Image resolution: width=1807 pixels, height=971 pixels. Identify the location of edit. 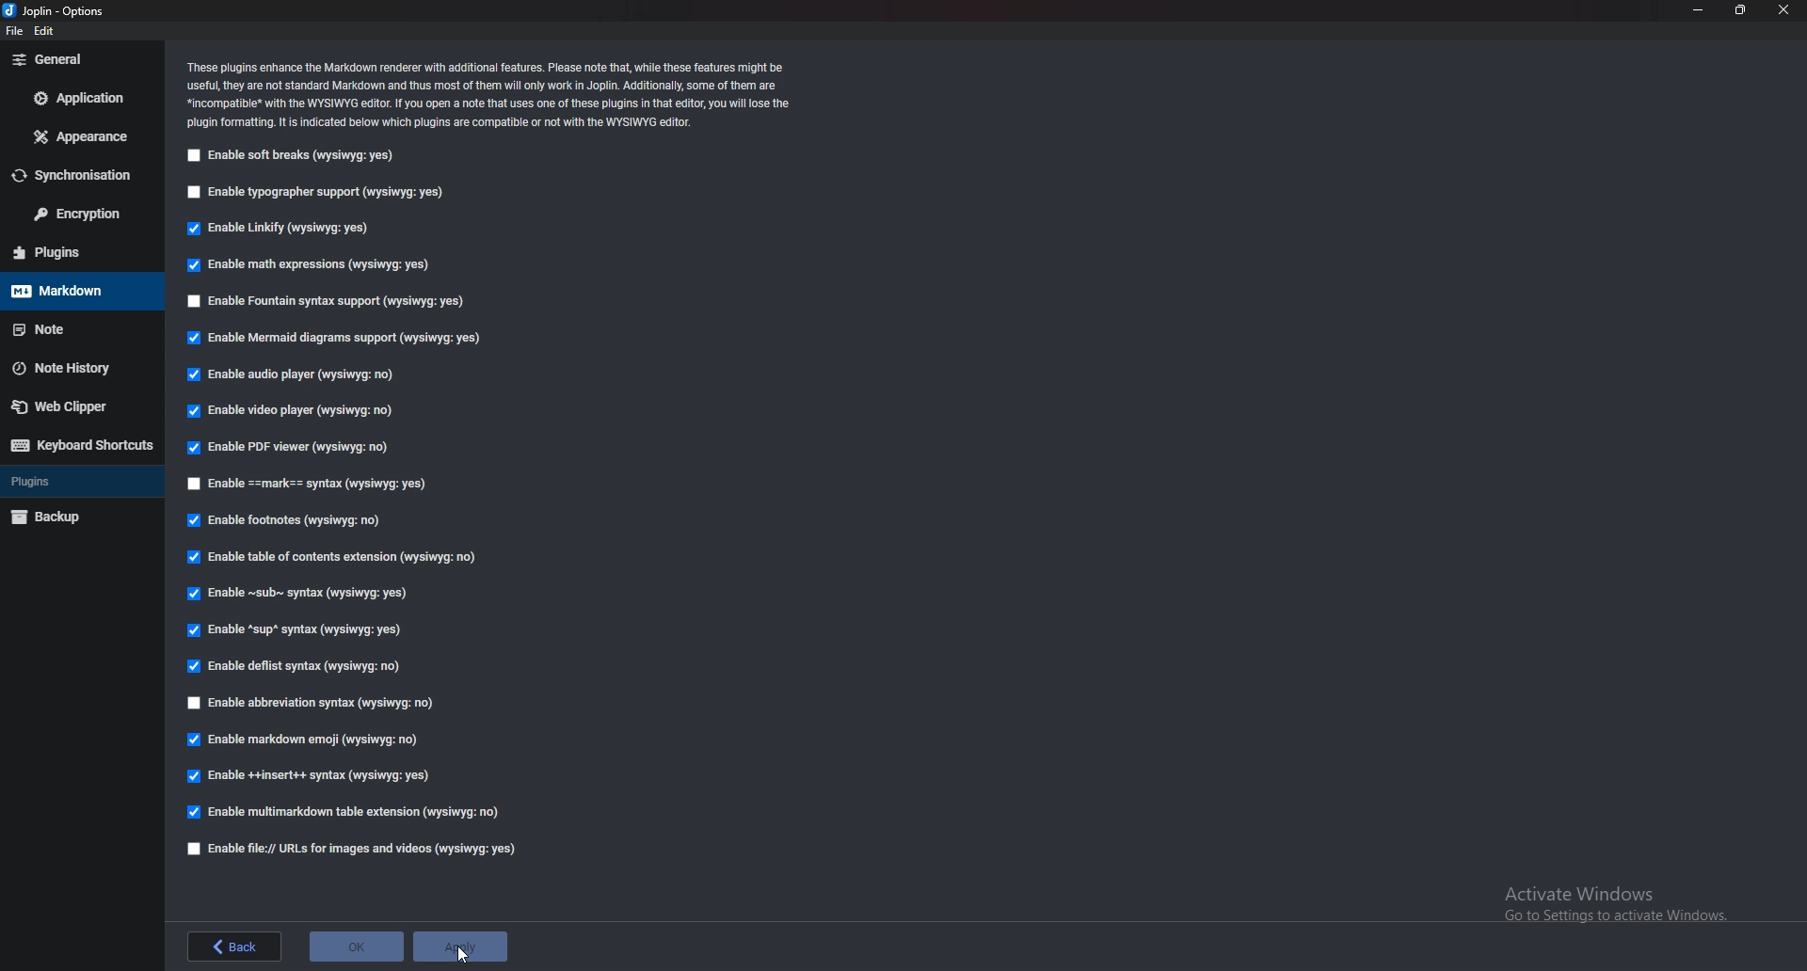
(45, 31).